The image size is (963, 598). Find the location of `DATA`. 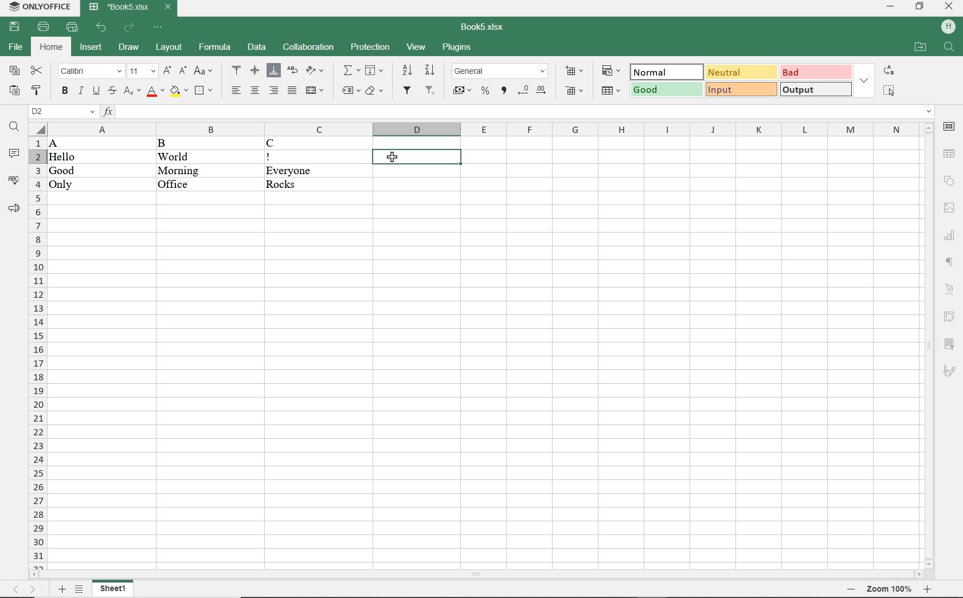

DATA is located at coordinates (186, 165).